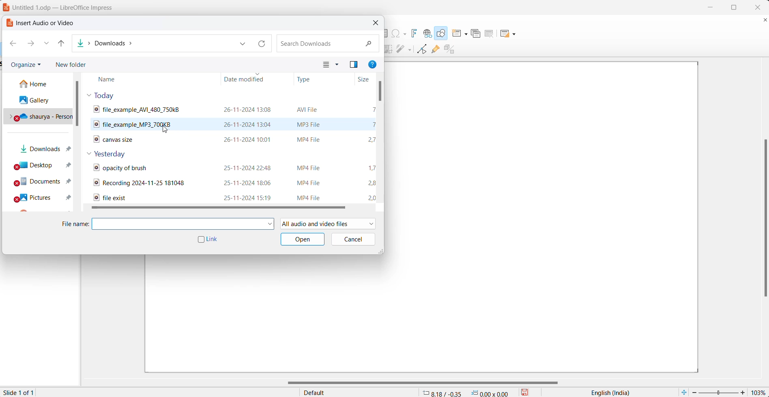 The image size is (769, 397). What do you see at coordinates (339, 65) in the screenshot?
I see `more options` at bounding box center [339, 65].